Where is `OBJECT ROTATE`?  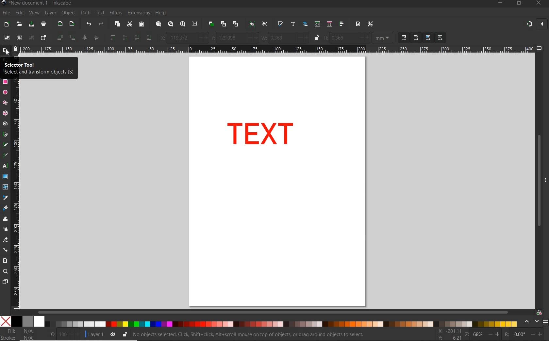 OBJECT ROTATE is located at coordinates (66, 37).